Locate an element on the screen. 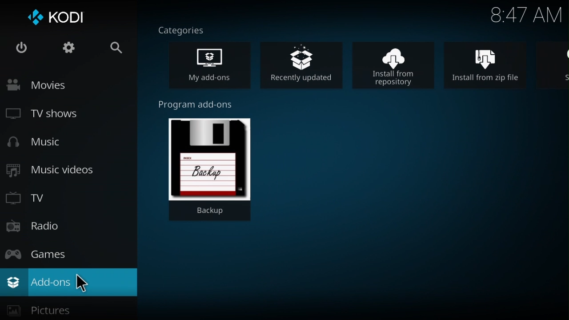 Image resolution: width=569 pixels, height=320 pixels. Movies is located at coordinates (57, 85).